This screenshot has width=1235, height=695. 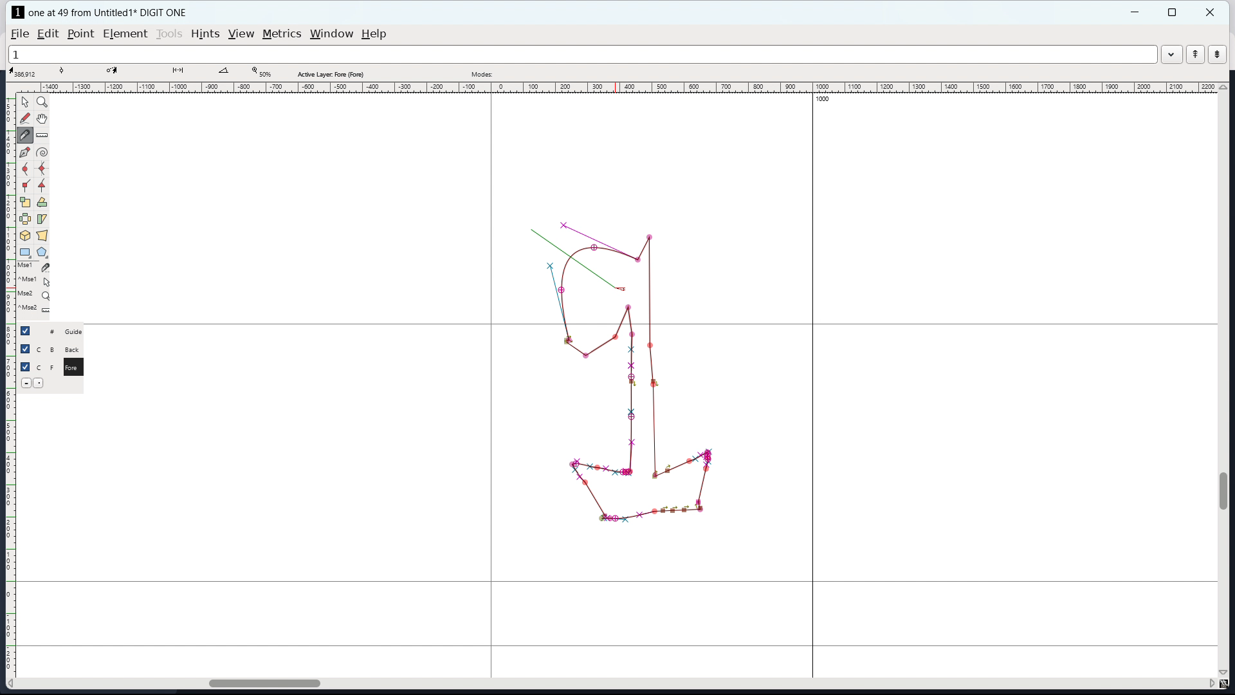 I want to click on active layer: Fore (Fore), so click(x=577, y=72).